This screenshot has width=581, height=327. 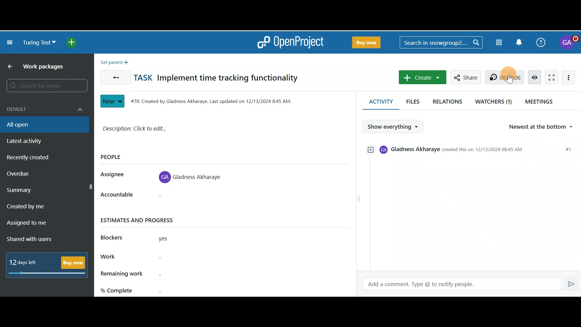 What do you see at coordinates (449, 101) in the screenshot?
I see `Relations` at bounding box center [449, 101].